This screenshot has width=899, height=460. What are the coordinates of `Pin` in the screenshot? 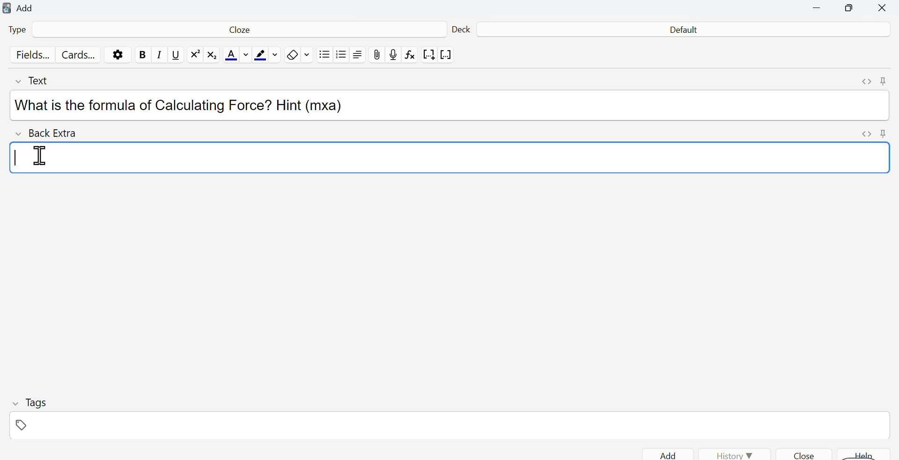 It's located at (884, 81).